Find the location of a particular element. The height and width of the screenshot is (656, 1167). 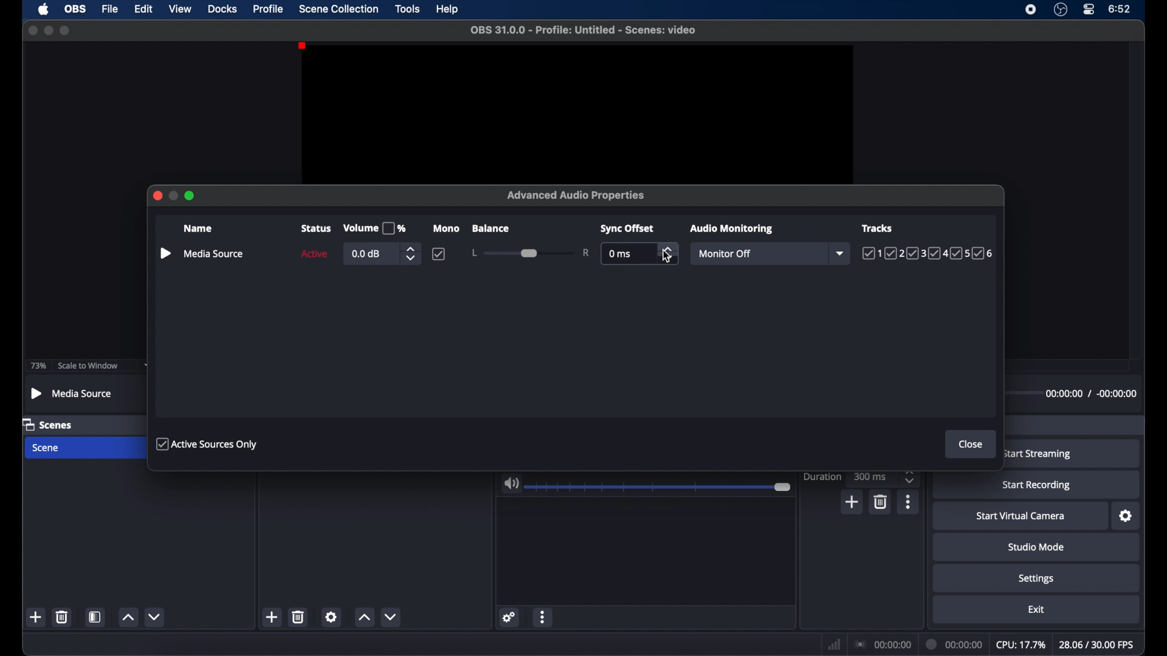

0 ms is located at coordinates (619, 255).